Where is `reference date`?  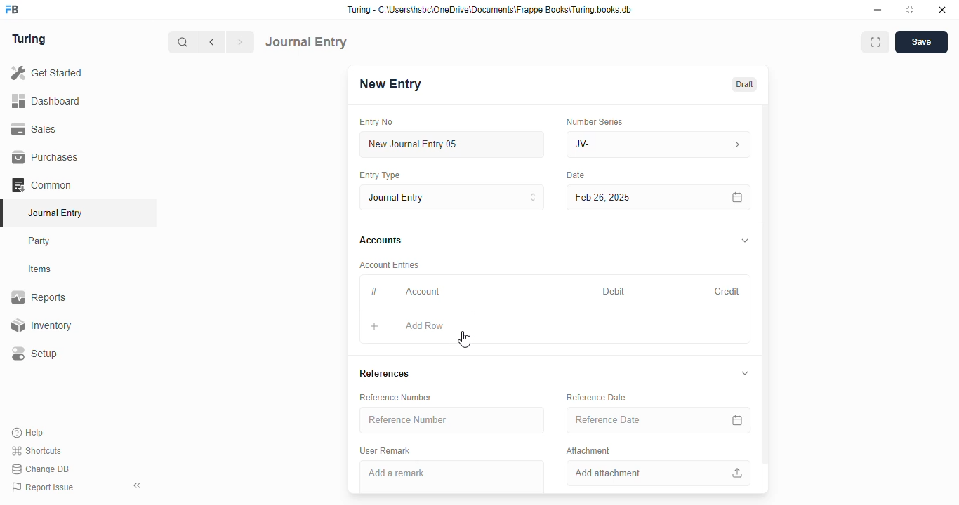
reference date is located at coordinates (597, 397).